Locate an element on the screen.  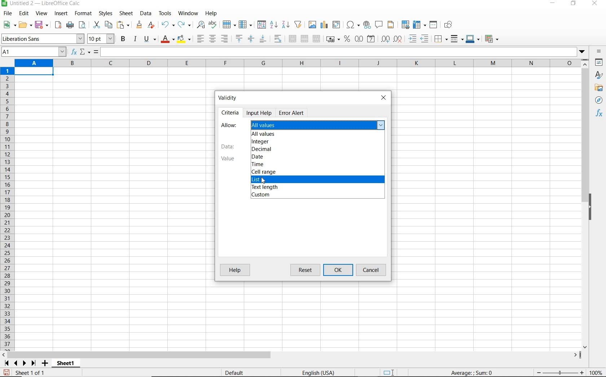
sheet 1 of 1 is located at coordinates (32, 373).